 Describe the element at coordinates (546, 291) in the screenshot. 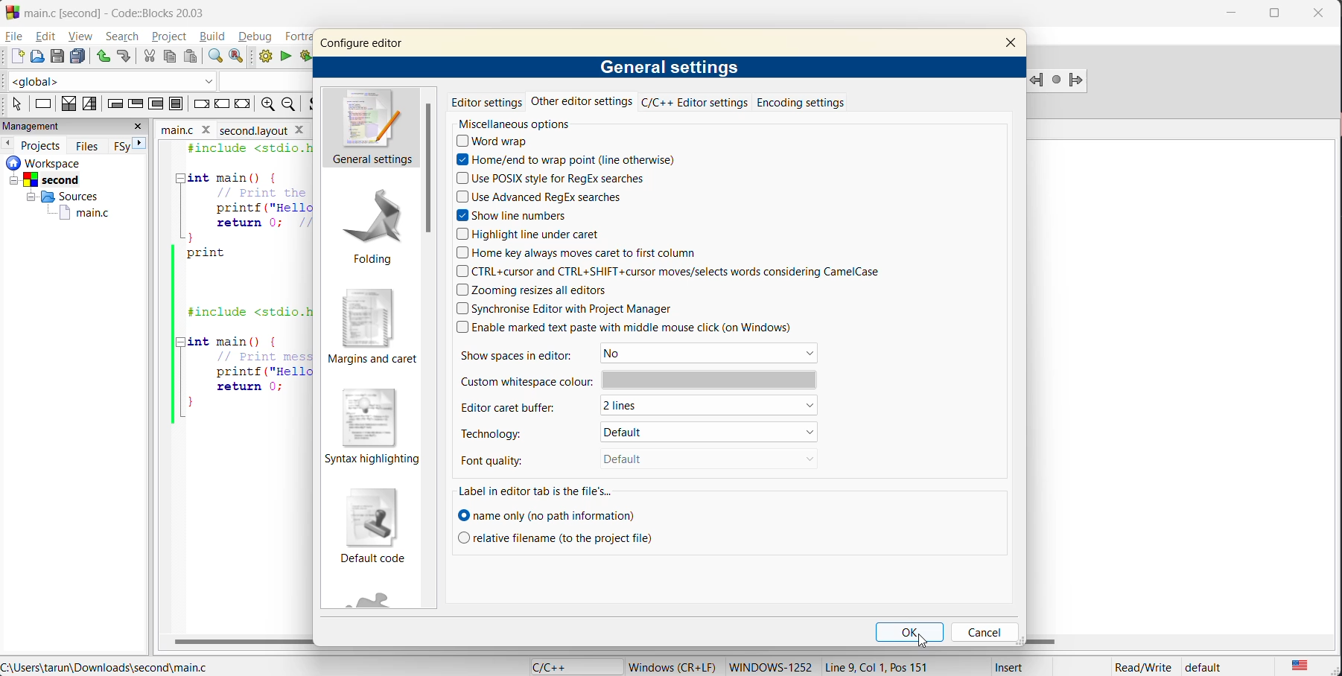

I see `zooming resizes all editors` at that location.